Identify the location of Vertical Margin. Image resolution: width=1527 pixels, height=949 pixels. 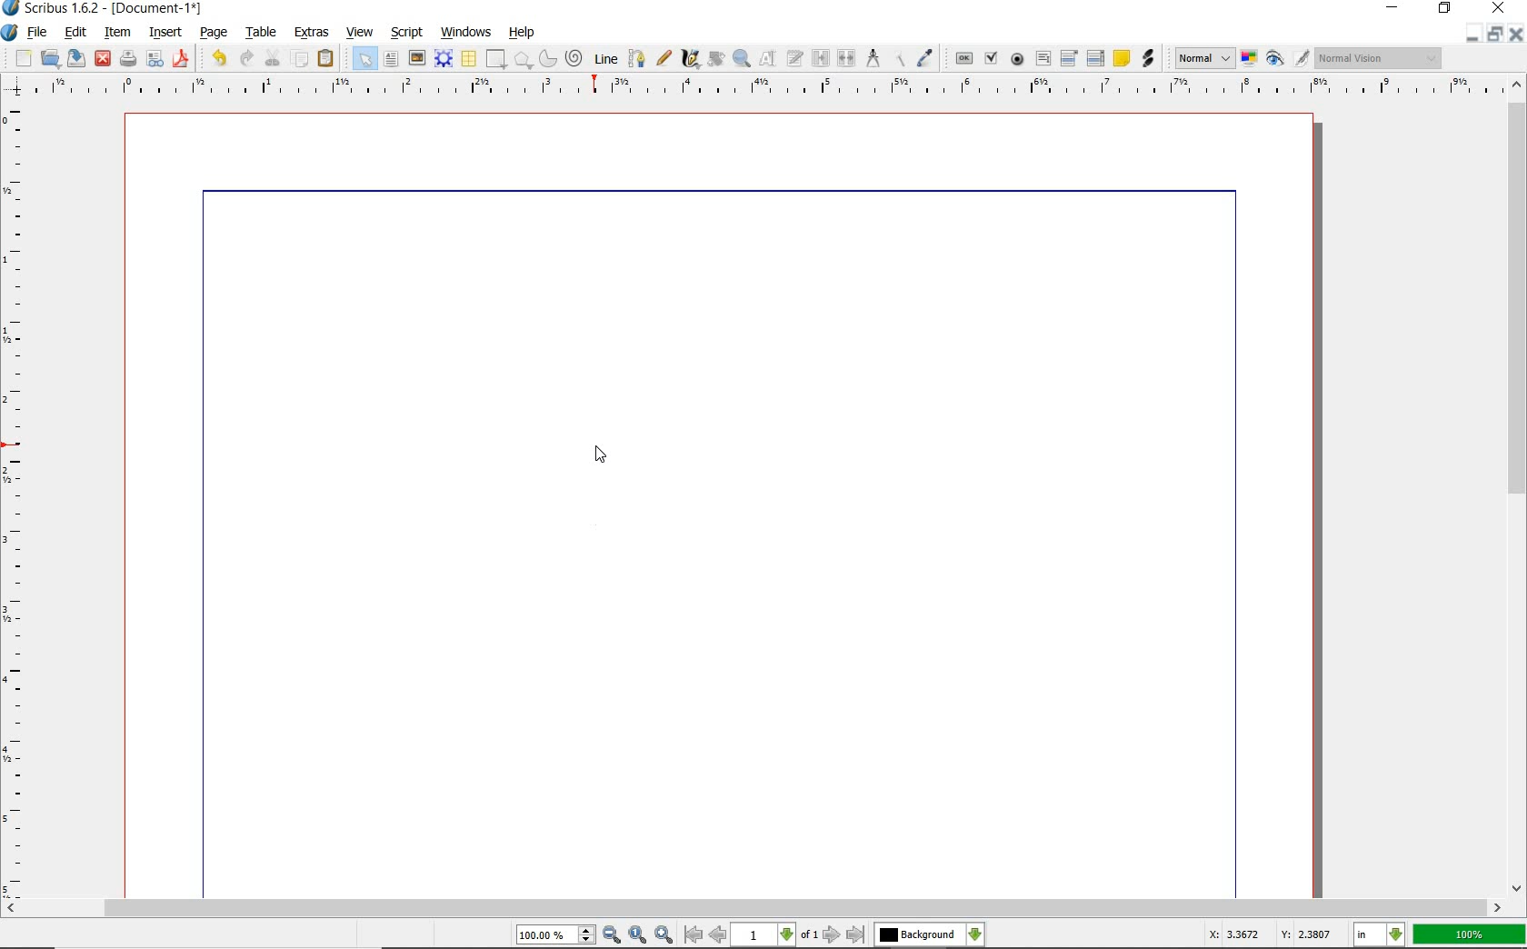
(17, 499).